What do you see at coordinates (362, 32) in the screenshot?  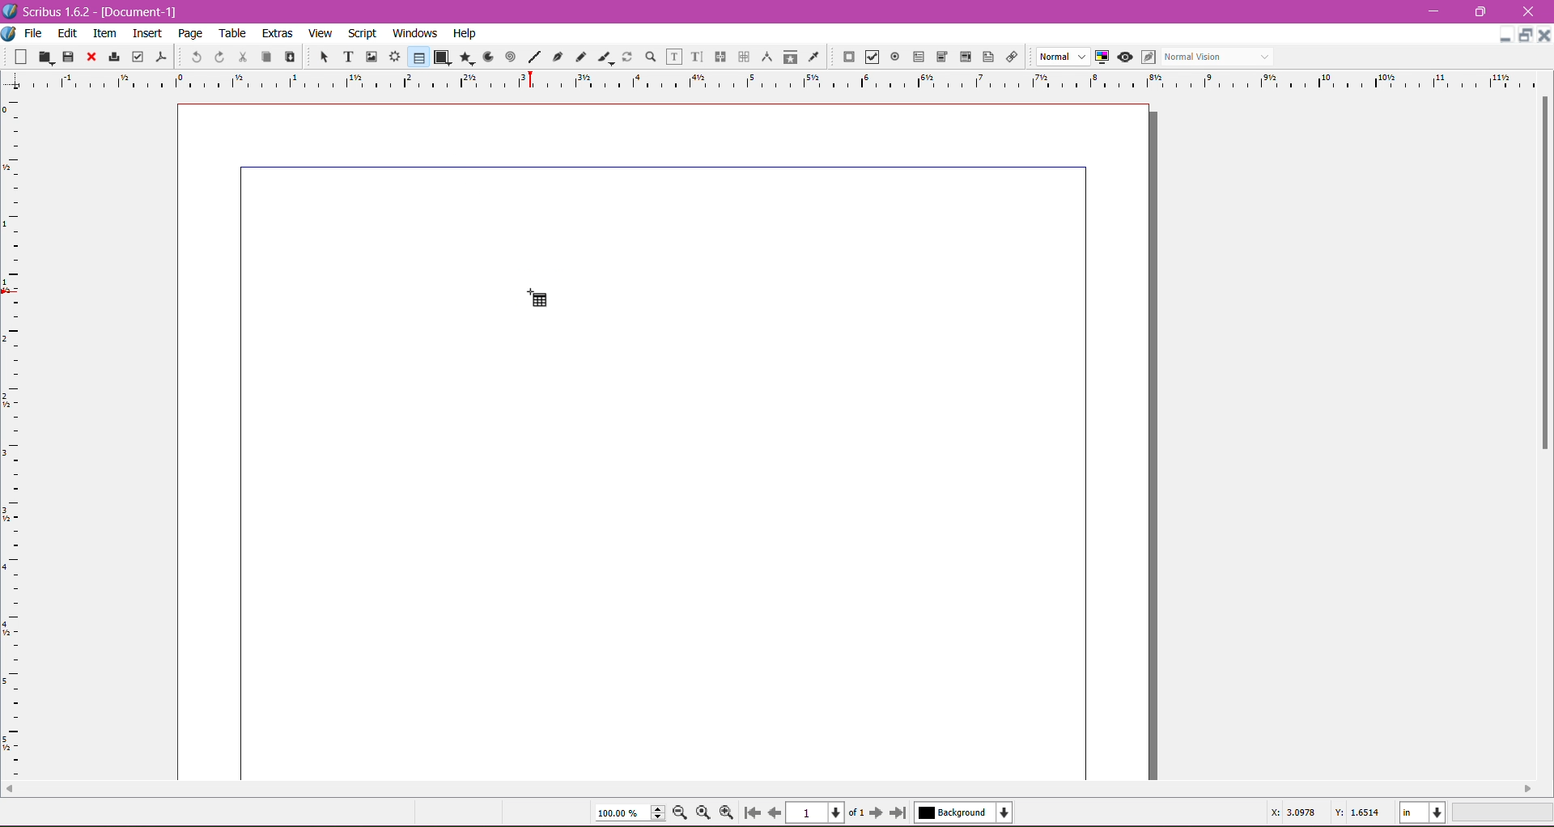 I see `` at bounding box center [362, 32].